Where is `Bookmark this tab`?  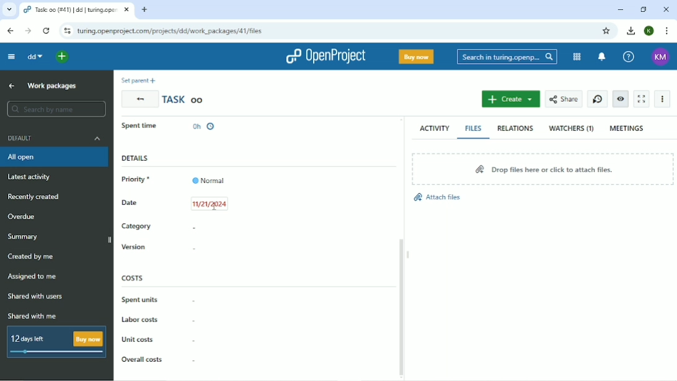 Bookmark this tab is located at coordinates (608, 31).